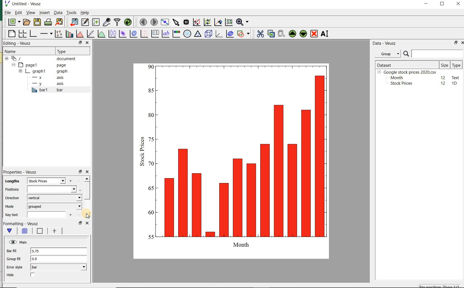 The height and width of the screenshot is (288, 464). Describe the element at coordinates (408, 72) in the screenshot. I see `Google stock prices 2020.csv` at that location.